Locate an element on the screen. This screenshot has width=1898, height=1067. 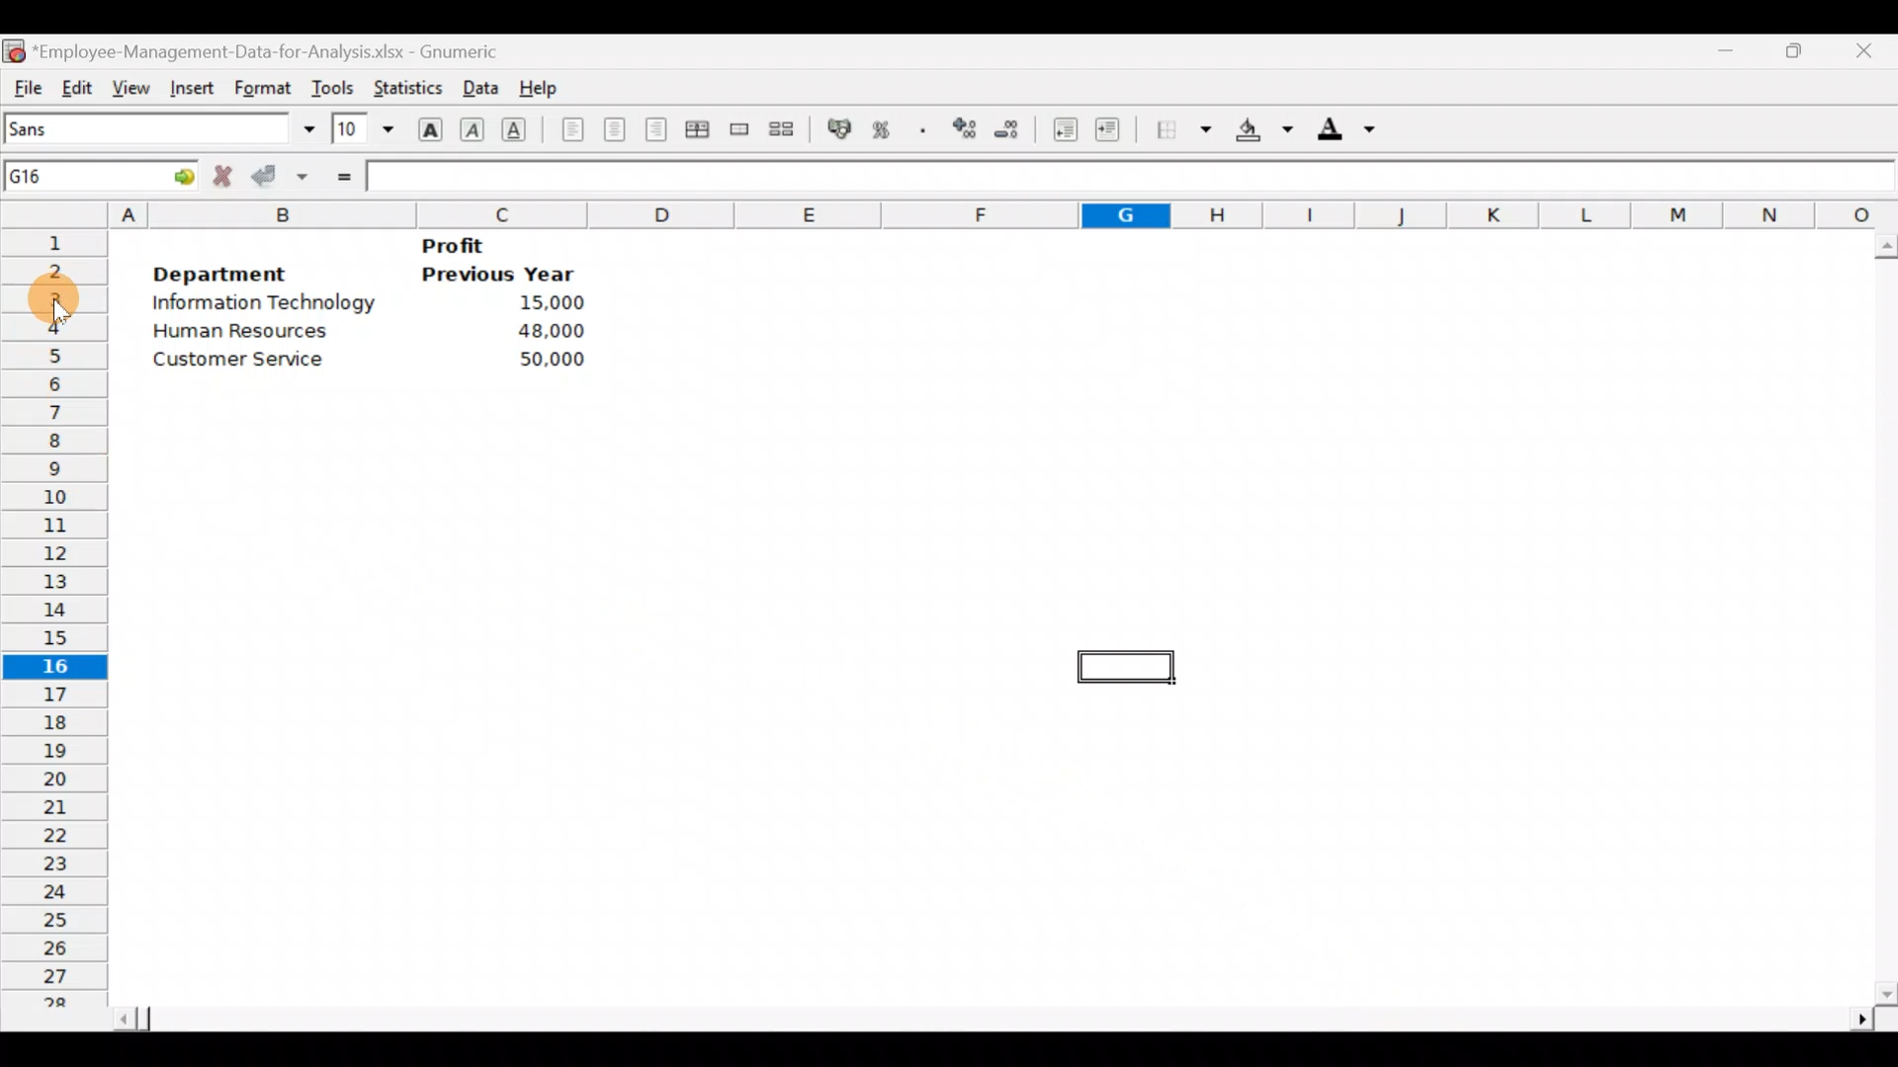
48,000 is located at coordinates (548, 331).